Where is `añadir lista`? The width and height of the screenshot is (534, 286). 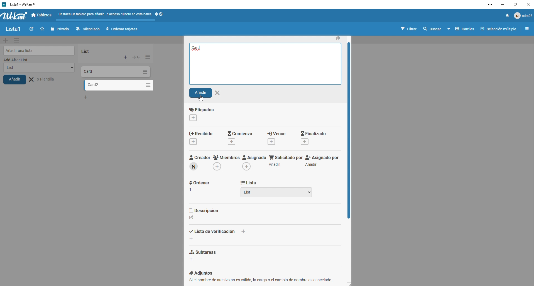 añadir lista is located at coordinates (38, 50).